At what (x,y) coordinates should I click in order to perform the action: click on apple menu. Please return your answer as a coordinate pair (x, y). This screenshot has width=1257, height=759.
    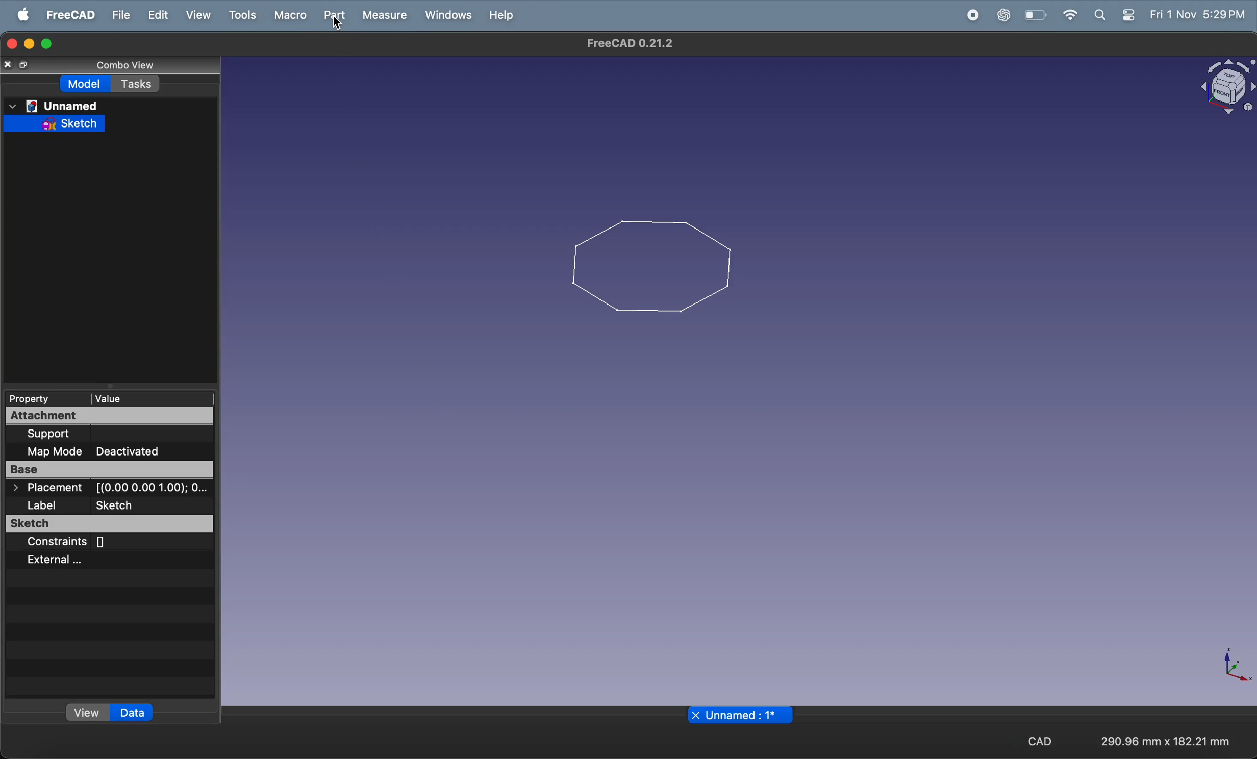
    Looking at the image, I should click on (19, 16).